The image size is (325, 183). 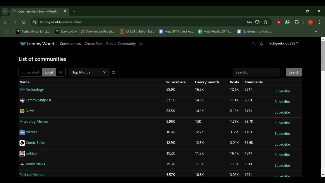 What do you see at coordinates (235, 175) in the screenshot?
I see `3.03K` at bounding box center [235, 175].